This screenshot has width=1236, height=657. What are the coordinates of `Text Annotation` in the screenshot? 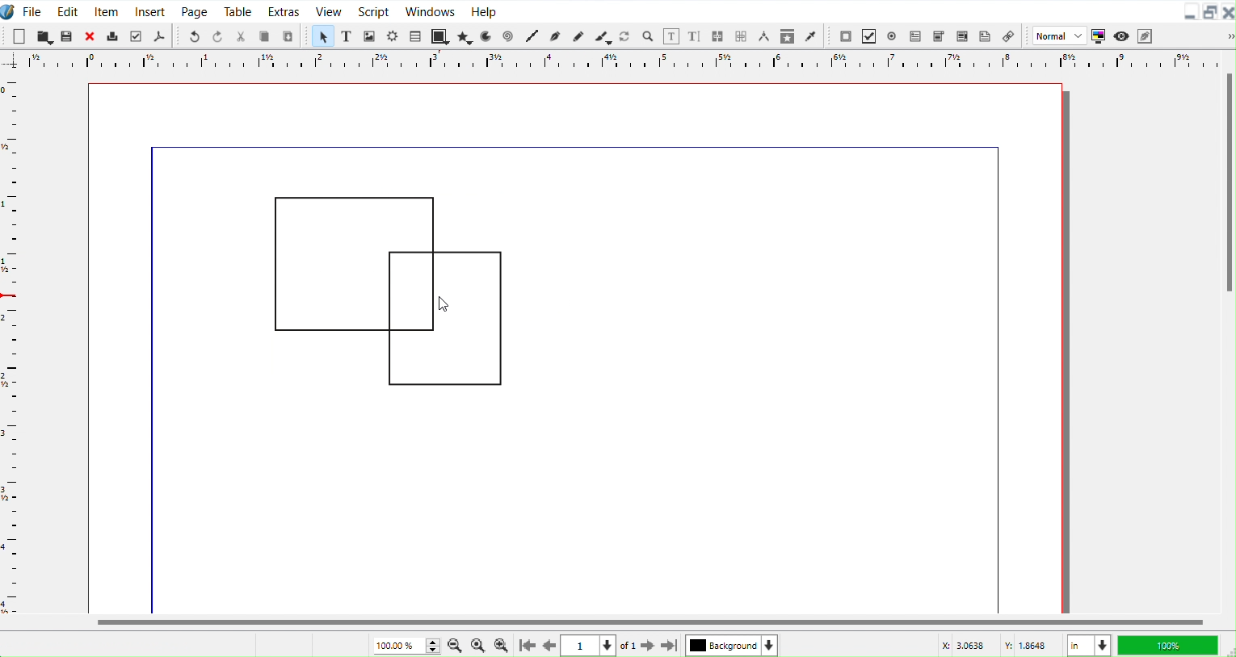 It's located at (985, 35).